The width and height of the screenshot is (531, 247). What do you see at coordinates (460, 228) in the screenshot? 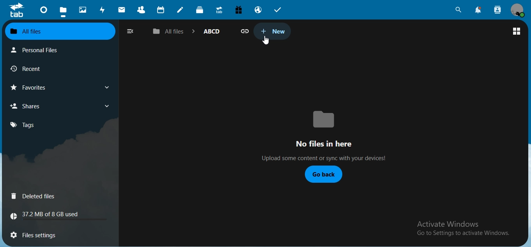
I see `text` at bounding box center [460, 228].